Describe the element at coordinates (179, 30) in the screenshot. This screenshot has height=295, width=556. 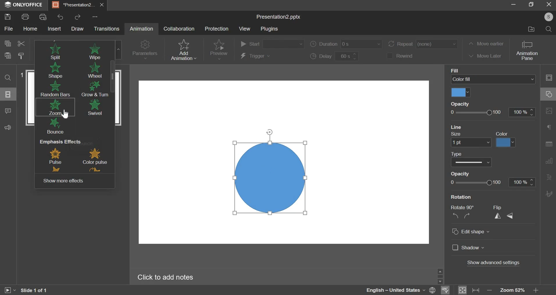
I see `Collaboration` at that location.